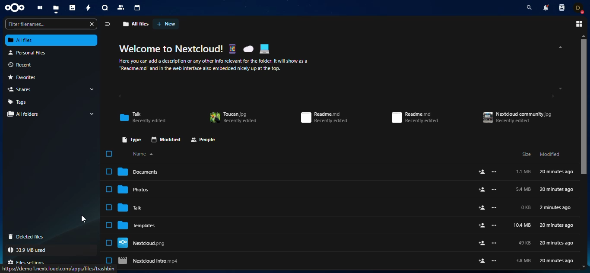 The image size is (590, 273). Describe the element at coordinates (137, 24) in the screenshot. I see `All files` at that location.